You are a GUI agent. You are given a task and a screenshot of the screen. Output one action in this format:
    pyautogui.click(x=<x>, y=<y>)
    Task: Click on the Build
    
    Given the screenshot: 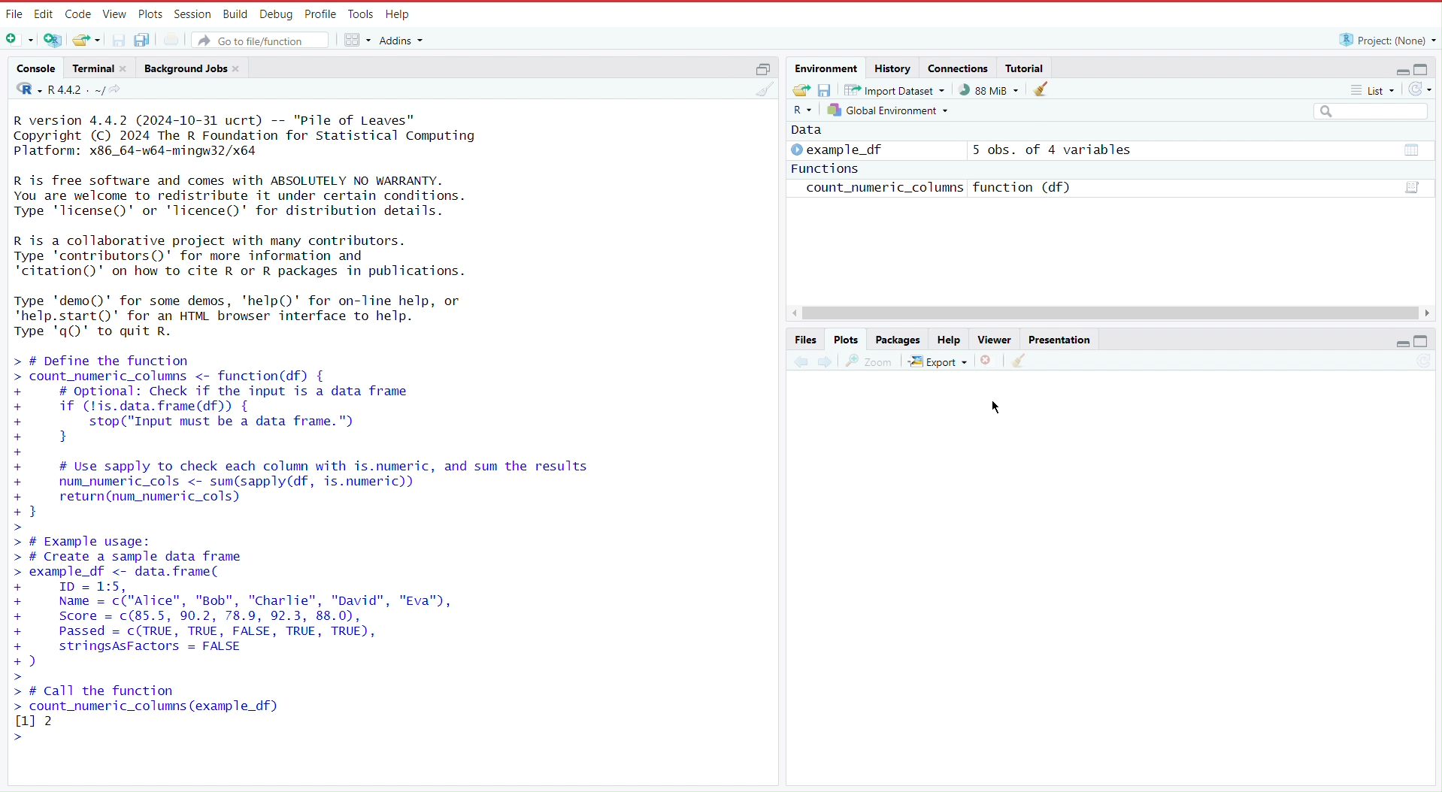 What is the action you would take?
    pyautogui.click(x=235, y=13)
    